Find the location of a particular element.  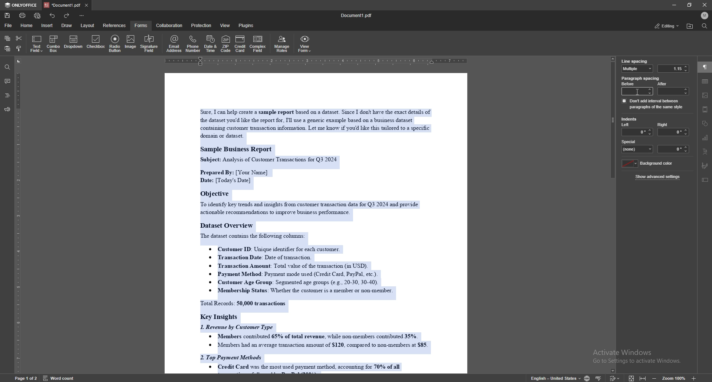

collaboration is located at coordinates (170, 26).